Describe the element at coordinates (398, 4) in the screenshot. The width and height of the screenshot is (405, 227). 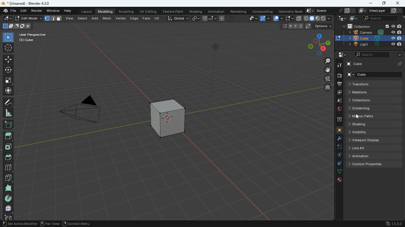
I see `close` at that location.